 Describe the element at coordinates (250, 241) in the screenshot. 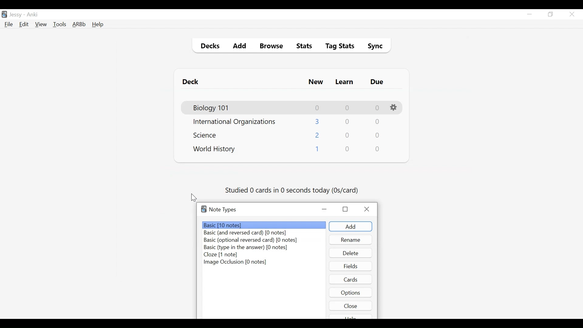

I see `Basic (optional reversed card) (number of notes)` at that location.